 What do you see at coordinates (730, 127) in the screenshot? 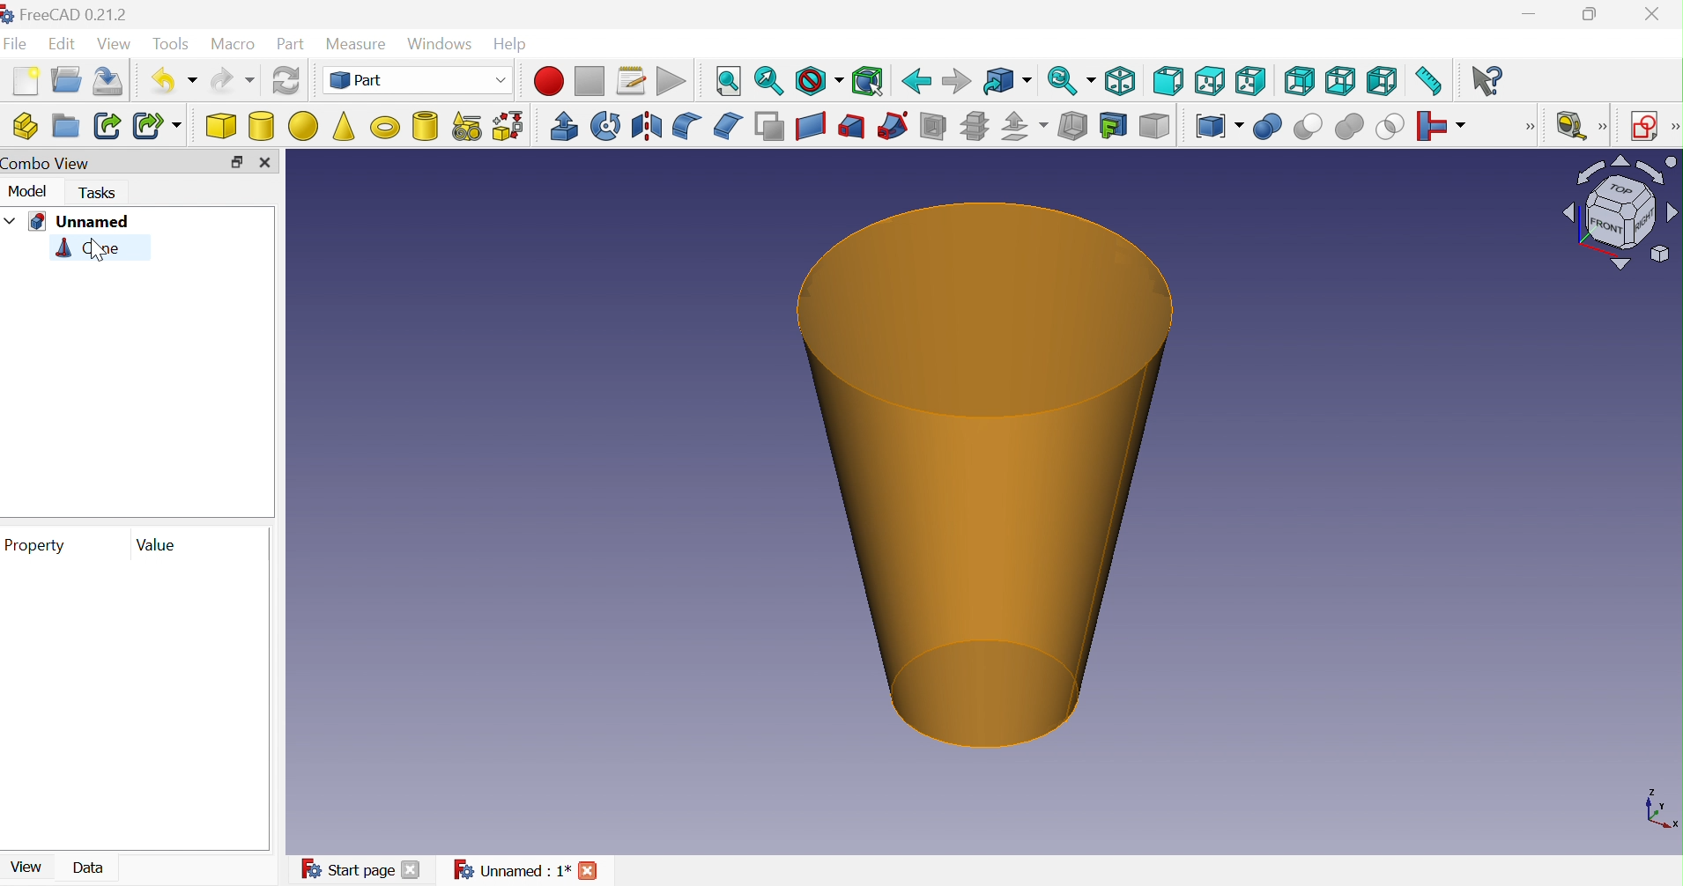
I see `Chamfer` at bounding box center [730, 127].